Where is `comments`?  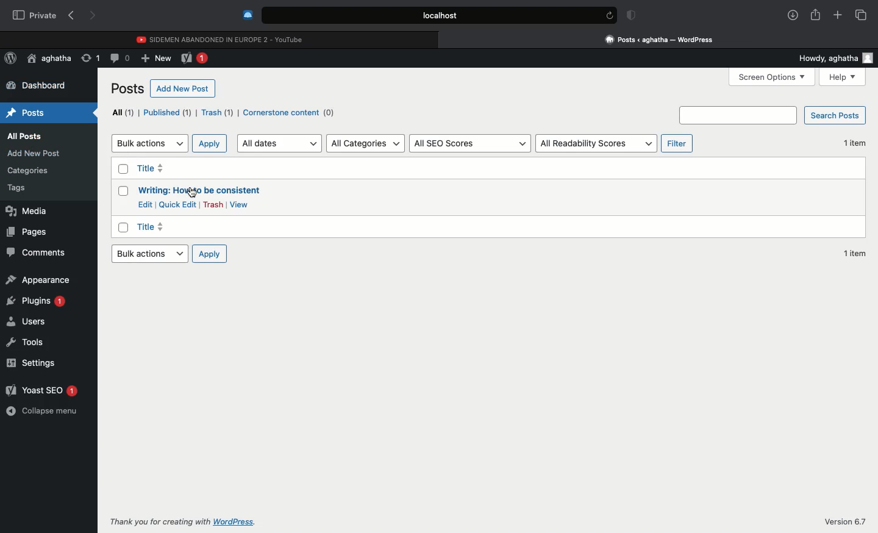
comments is located at coordinates (34, 254).